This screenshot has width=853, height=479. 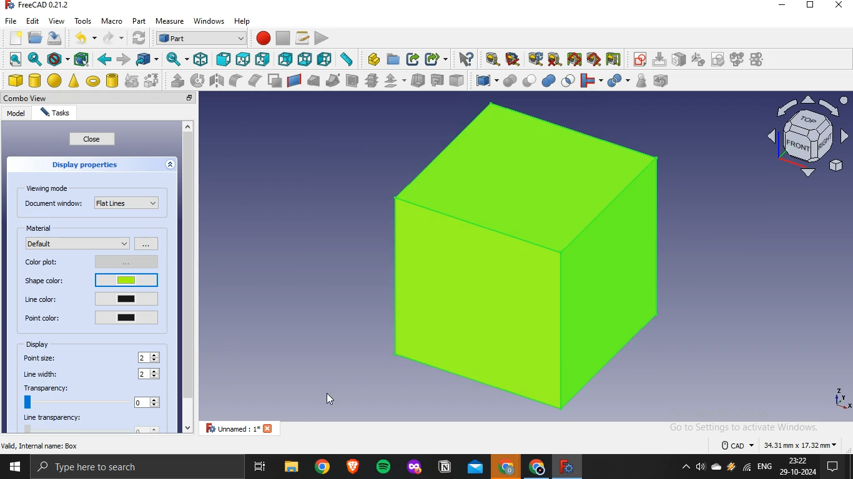 What do you see at coordinates (124, 59) in the screenshot?
I see `forward` at bounding box center [124, 59].